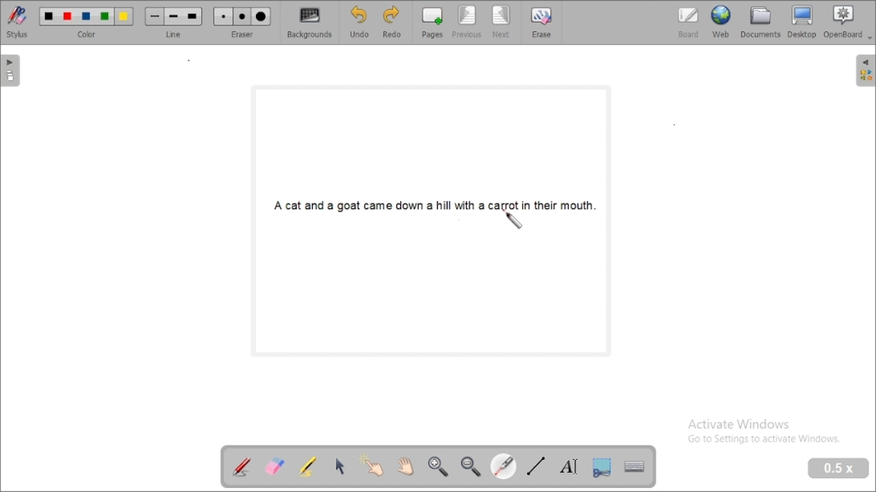 The height and width of the screenshot is (492, 876). Describe the element at coordinates (12, 70) in the screenshot. I see `pages pane` at that location.